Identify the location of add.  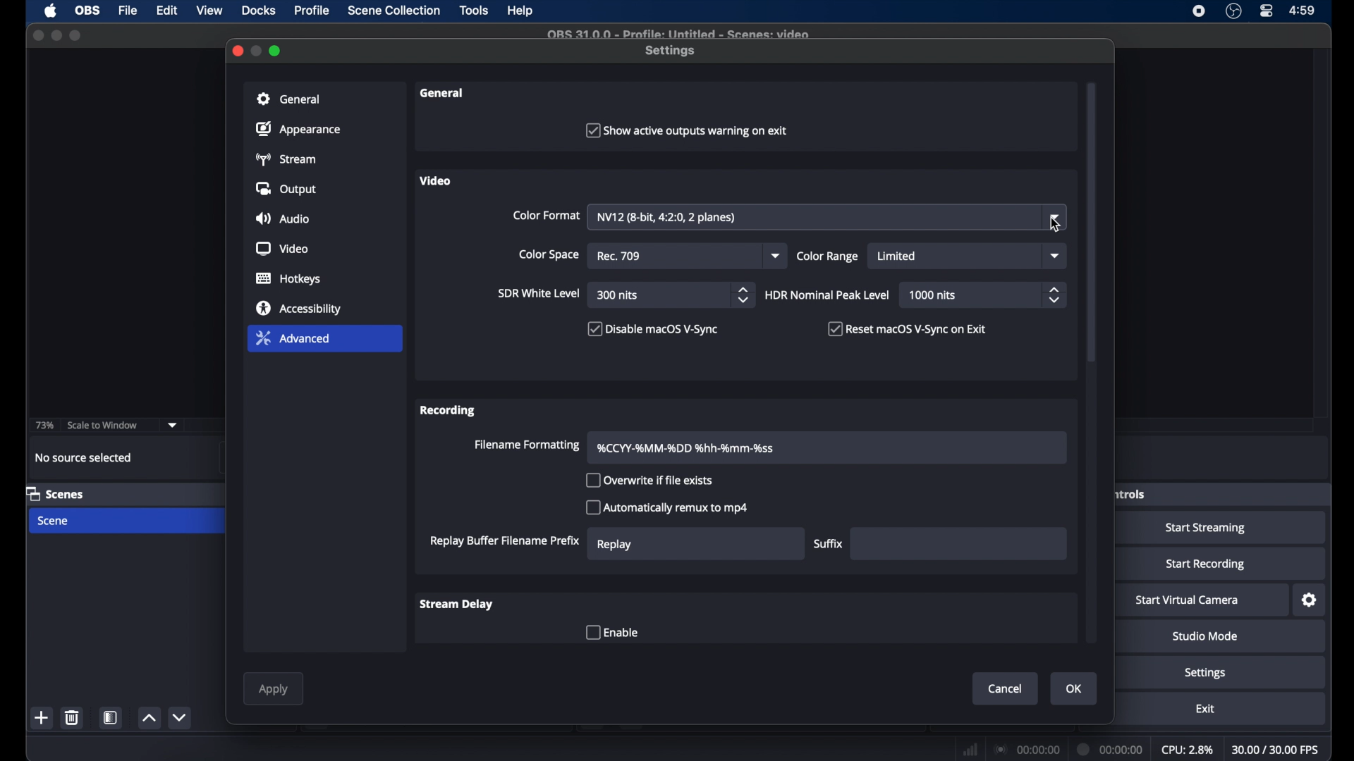
(42, 717).